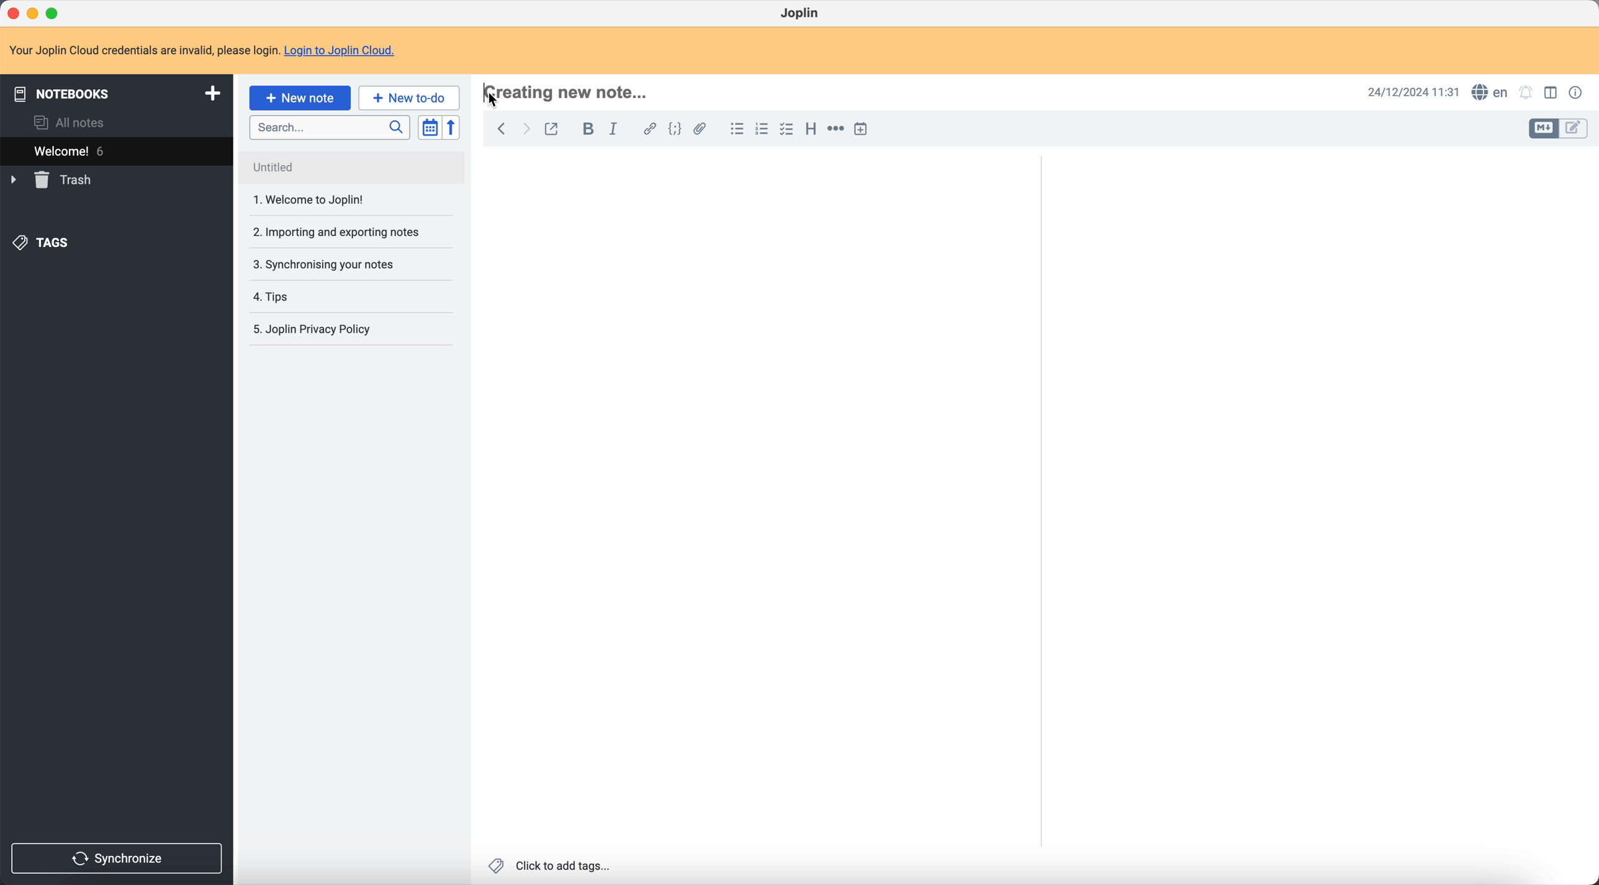 The width and height of the screenshot is (1599, 885). What do you see at coordinates (340, 233) in the screenshot?
I see `2. Importing and exporting notes` at bounding box center [340, 233].